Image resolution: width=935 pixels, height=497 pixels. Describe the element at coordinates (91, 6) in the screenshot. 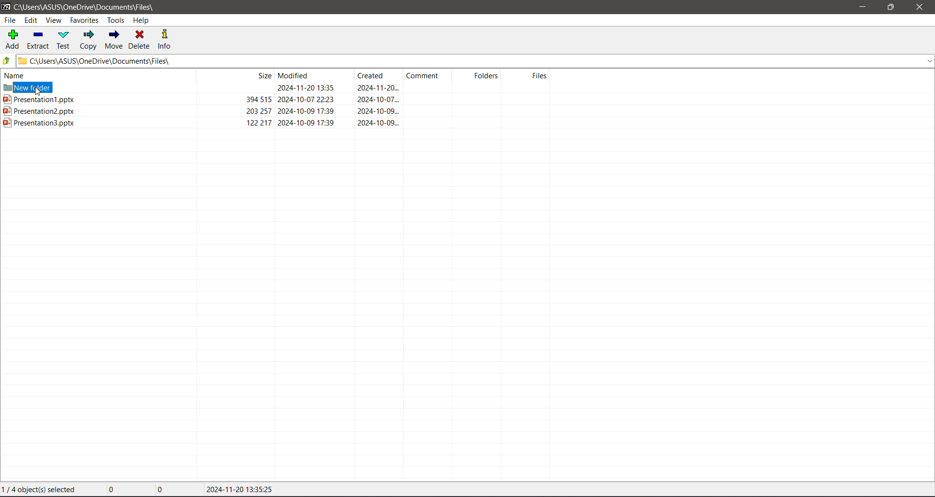

I see `Current Folder Path` at that location.